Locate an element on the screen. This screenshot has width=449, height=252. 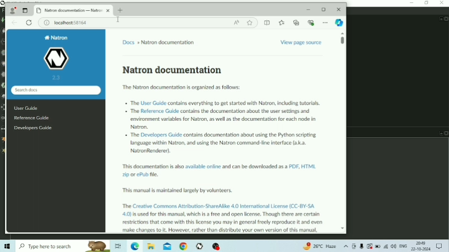
Close is located at coordinates (339, 9).